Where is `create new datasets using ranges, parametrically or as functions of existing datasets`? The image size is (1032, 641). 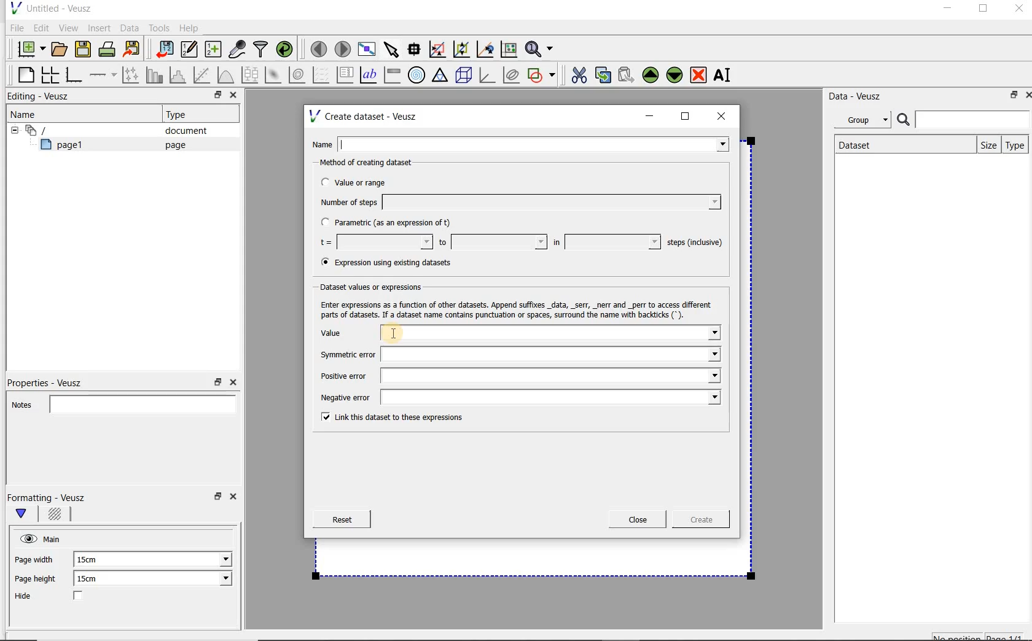 create new datasets using ranges, parametrically or as functions of existing datasets is located at coordinates (214, 50).